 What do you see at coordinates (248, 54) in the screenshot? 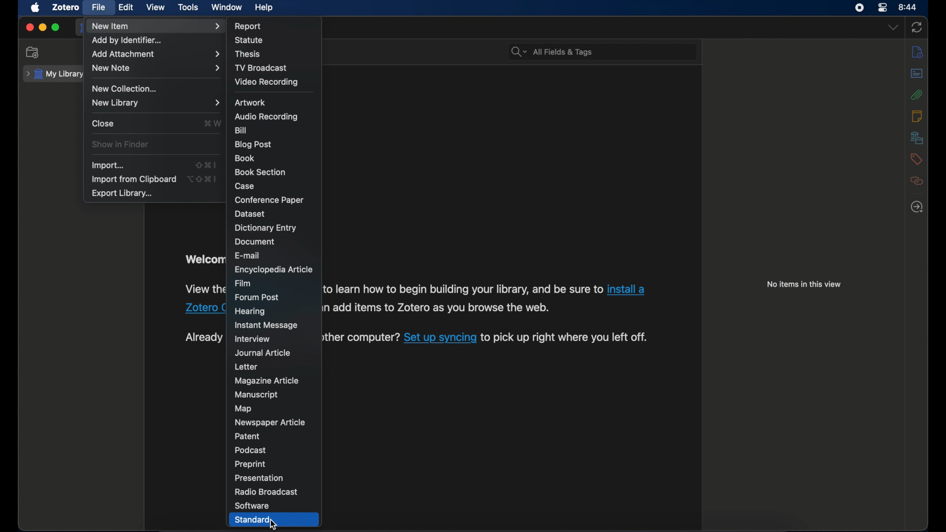
I see `thesis` at bounding box center [248, 54].